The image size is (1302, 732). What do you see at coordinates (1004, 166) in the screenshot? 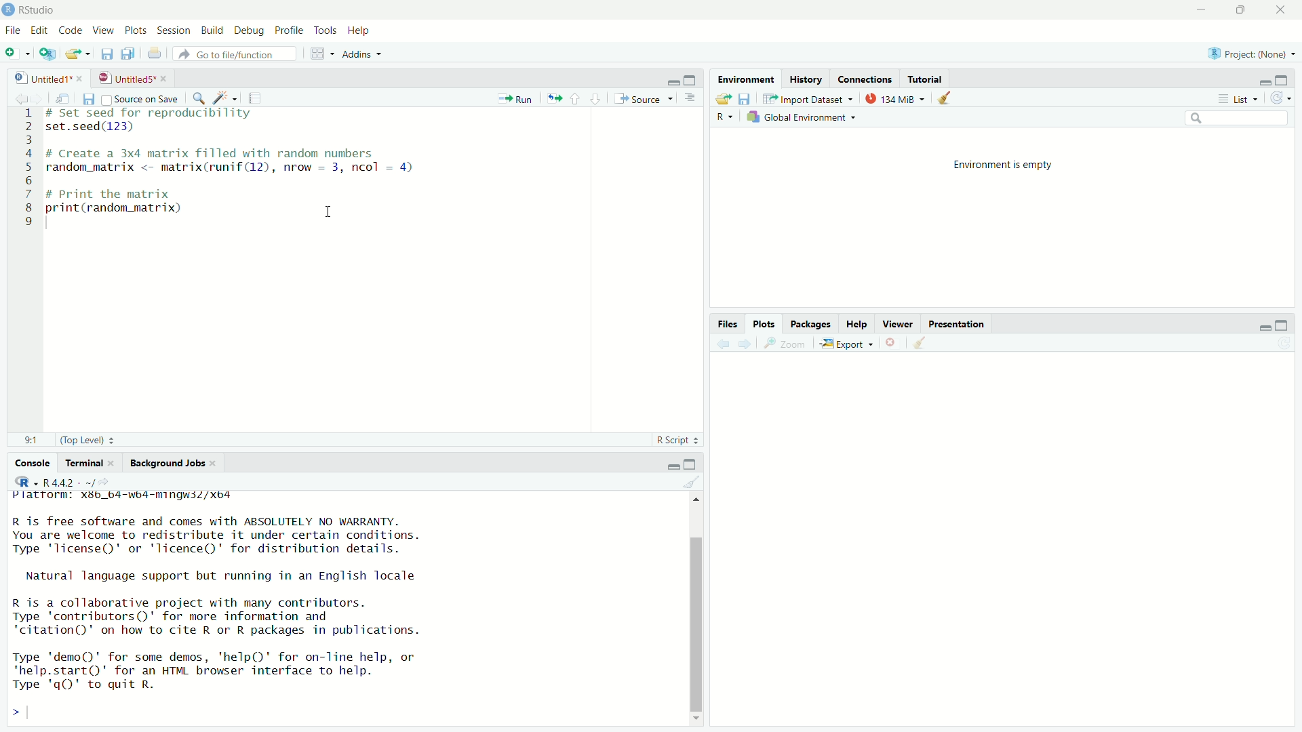
I see `Environment is empty` at bounding box center [1004, 166].